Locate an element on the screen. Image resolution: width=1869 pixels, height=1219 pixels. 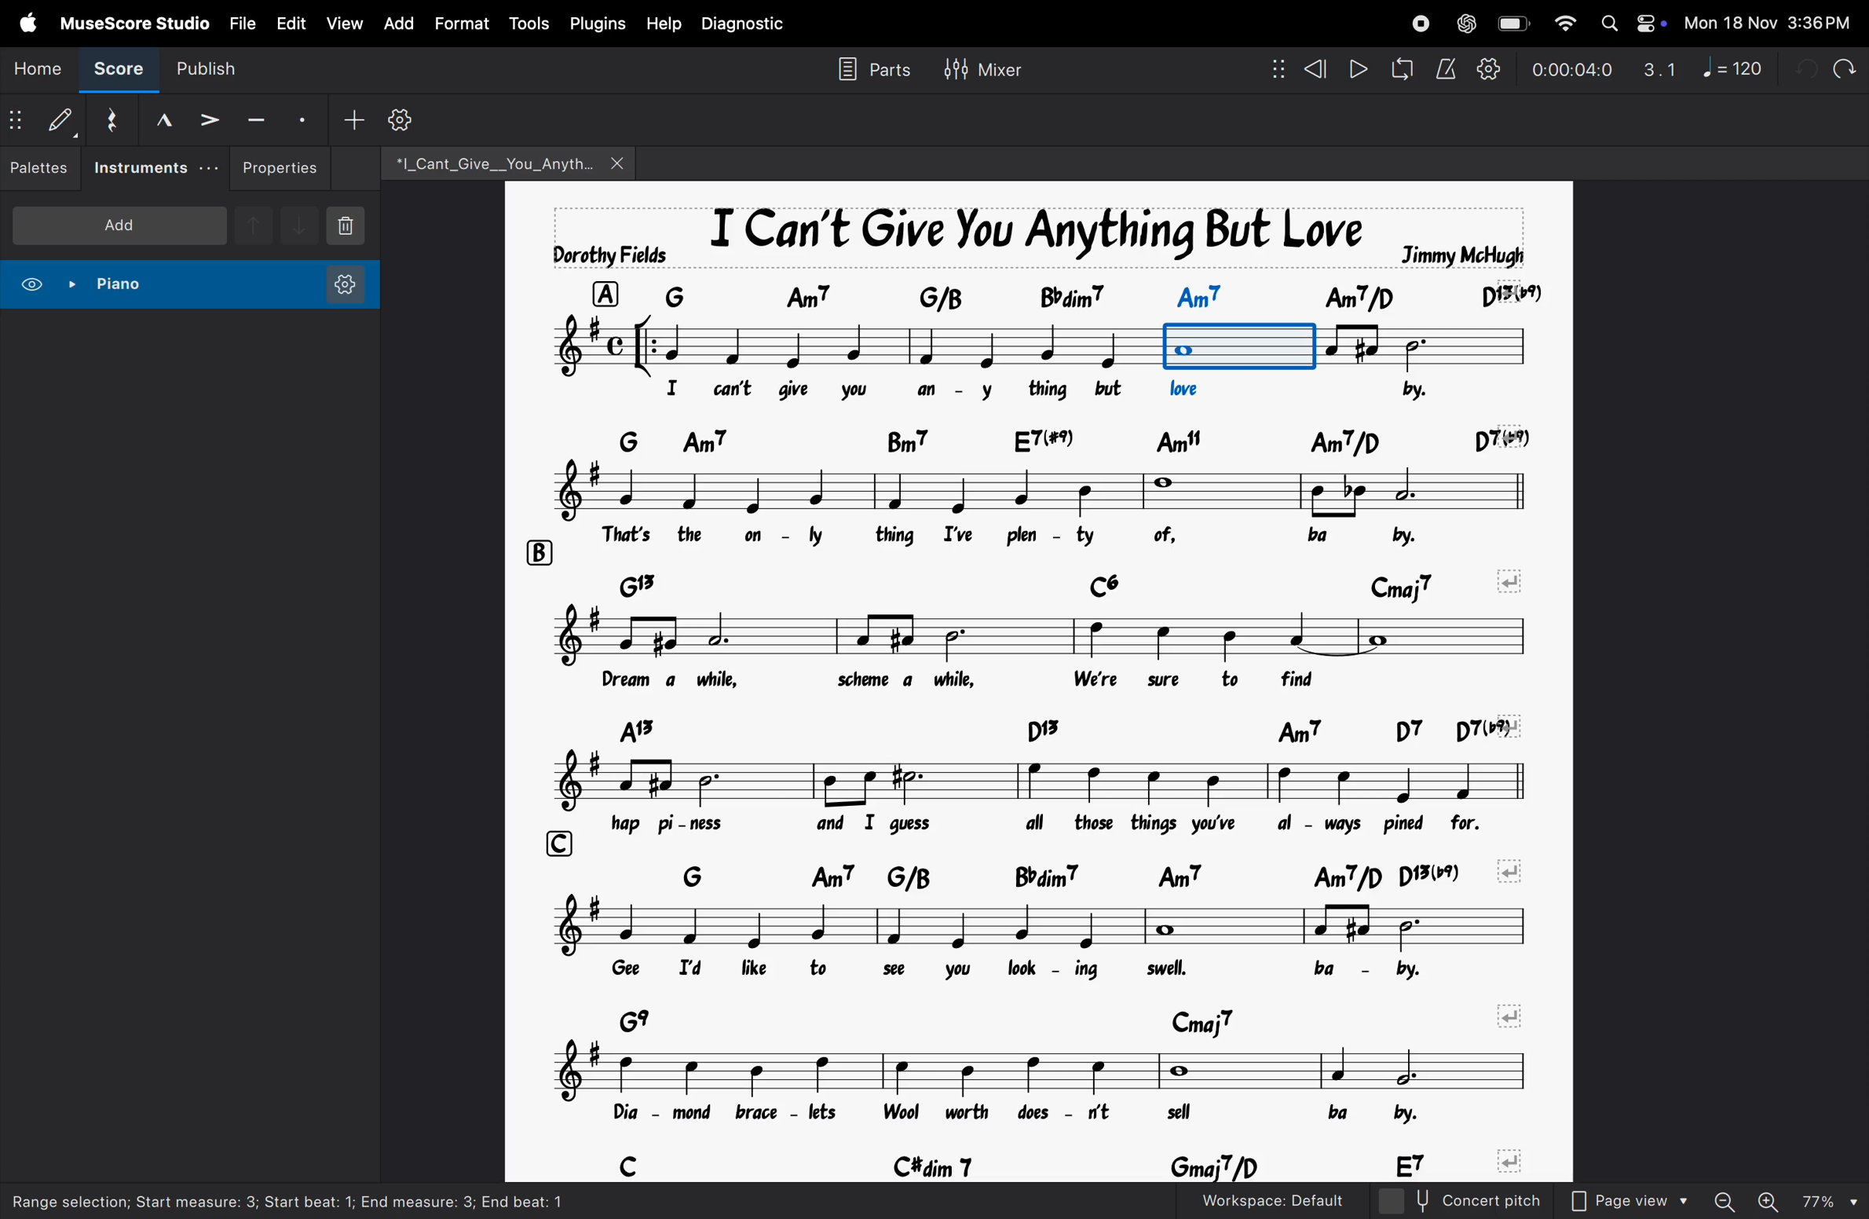
notes is located at coordinates (850, 346).